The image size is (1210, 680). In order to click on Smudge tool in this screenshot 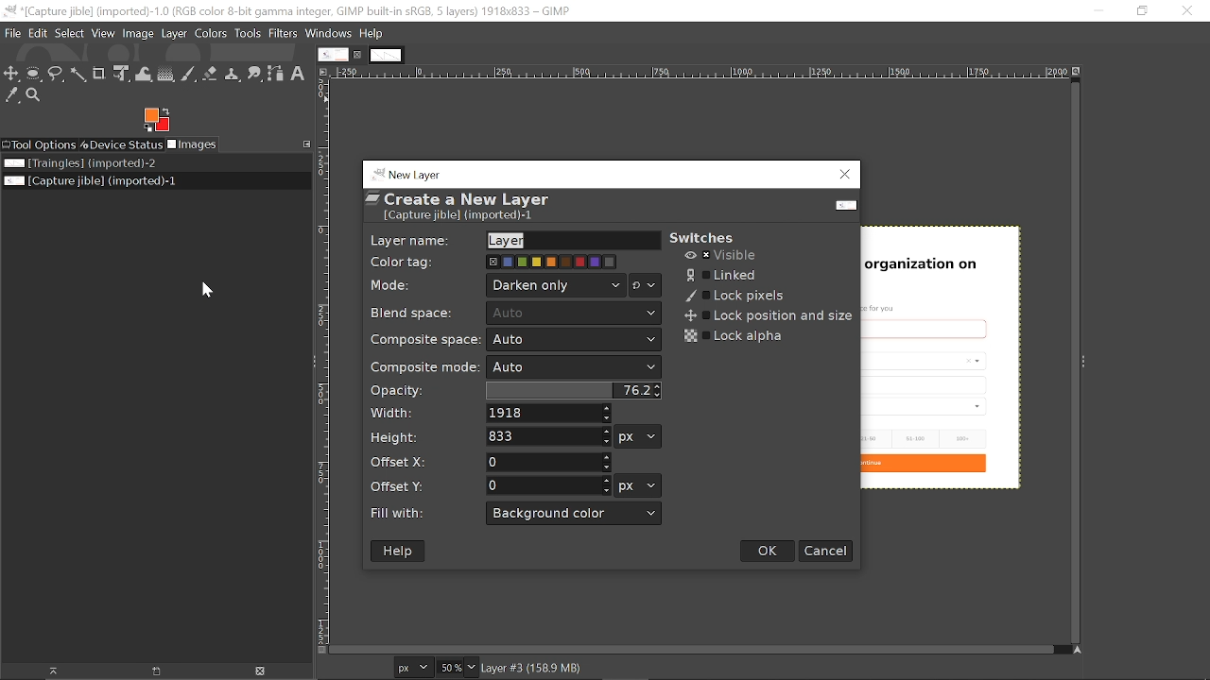, I will do `click(255, 73)`.